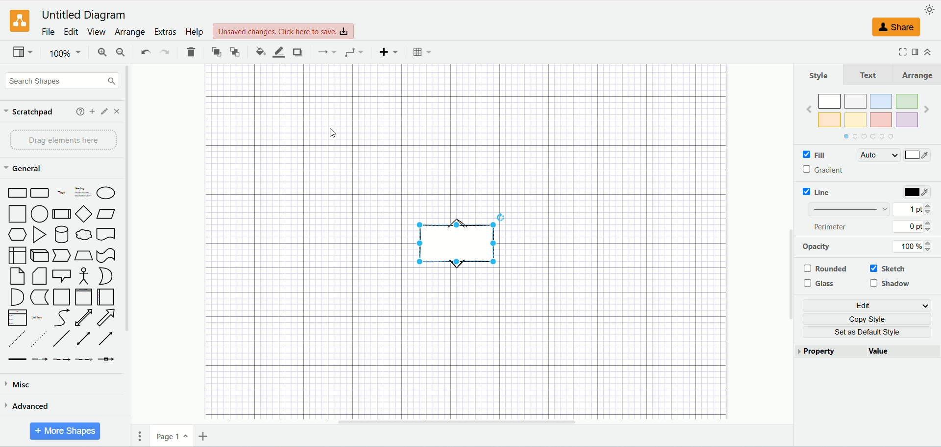 The image size is (941, 447). I want to click on Fullscreen, so click(896, 52).